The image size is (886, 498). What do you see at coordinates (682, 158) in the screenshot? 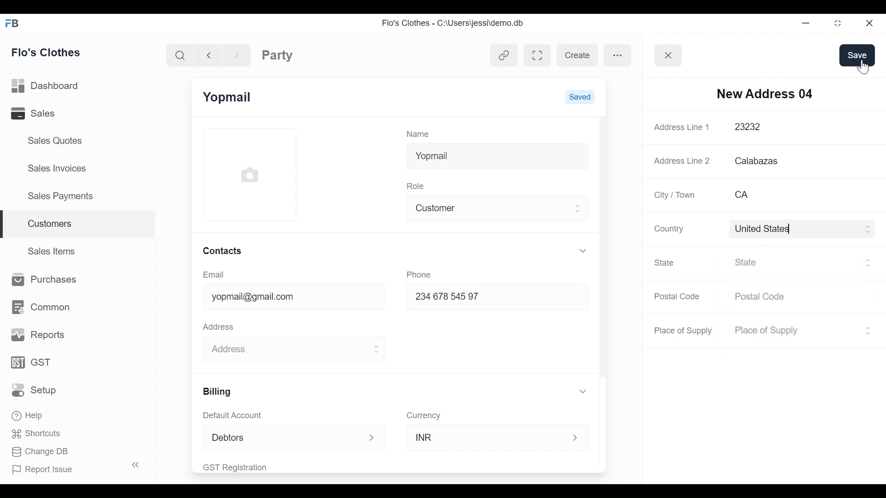
I see `Address Line 2` at bounding box center [682, 158].